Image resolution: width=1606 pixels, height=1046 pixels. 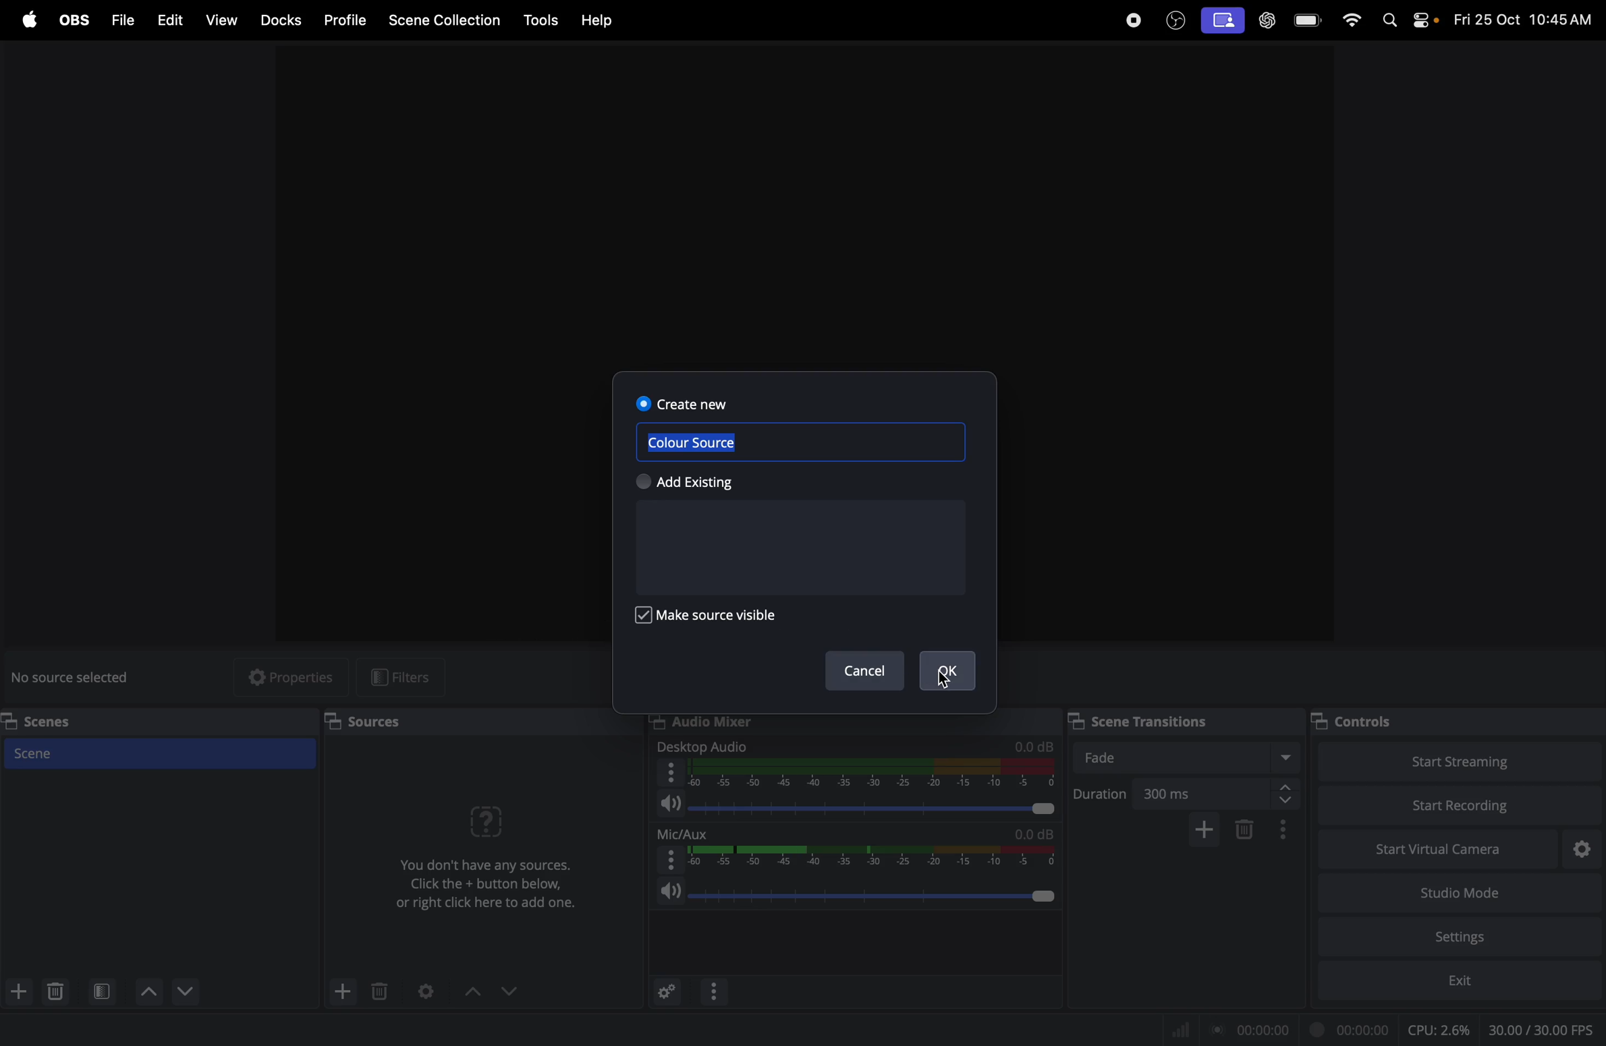 I want to click on record, so click(x=1132, y=21).